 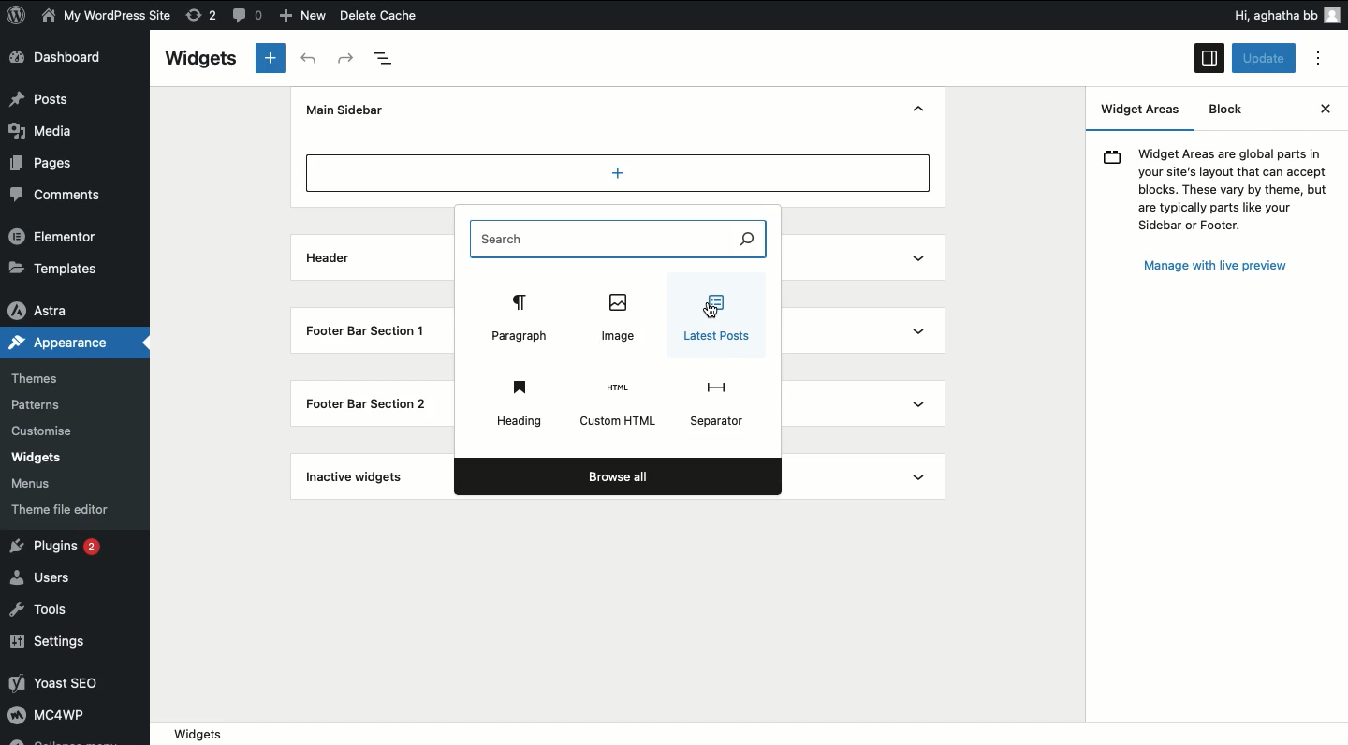 What do you see at coordinates (719, 406) in the screenshot?
I see `Separator` at bounding box center [719, 406].